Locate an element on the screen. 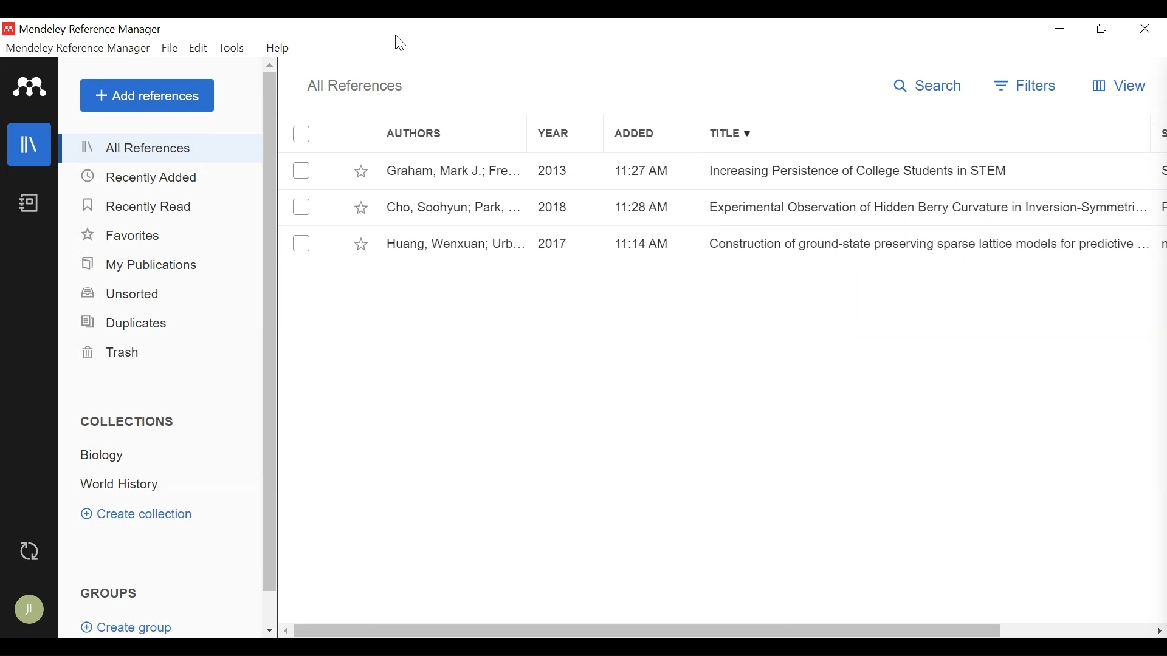 Image resolution: width=1167 pixels, height=656 pixels. Duplicates is located at coordinates (131, 323).